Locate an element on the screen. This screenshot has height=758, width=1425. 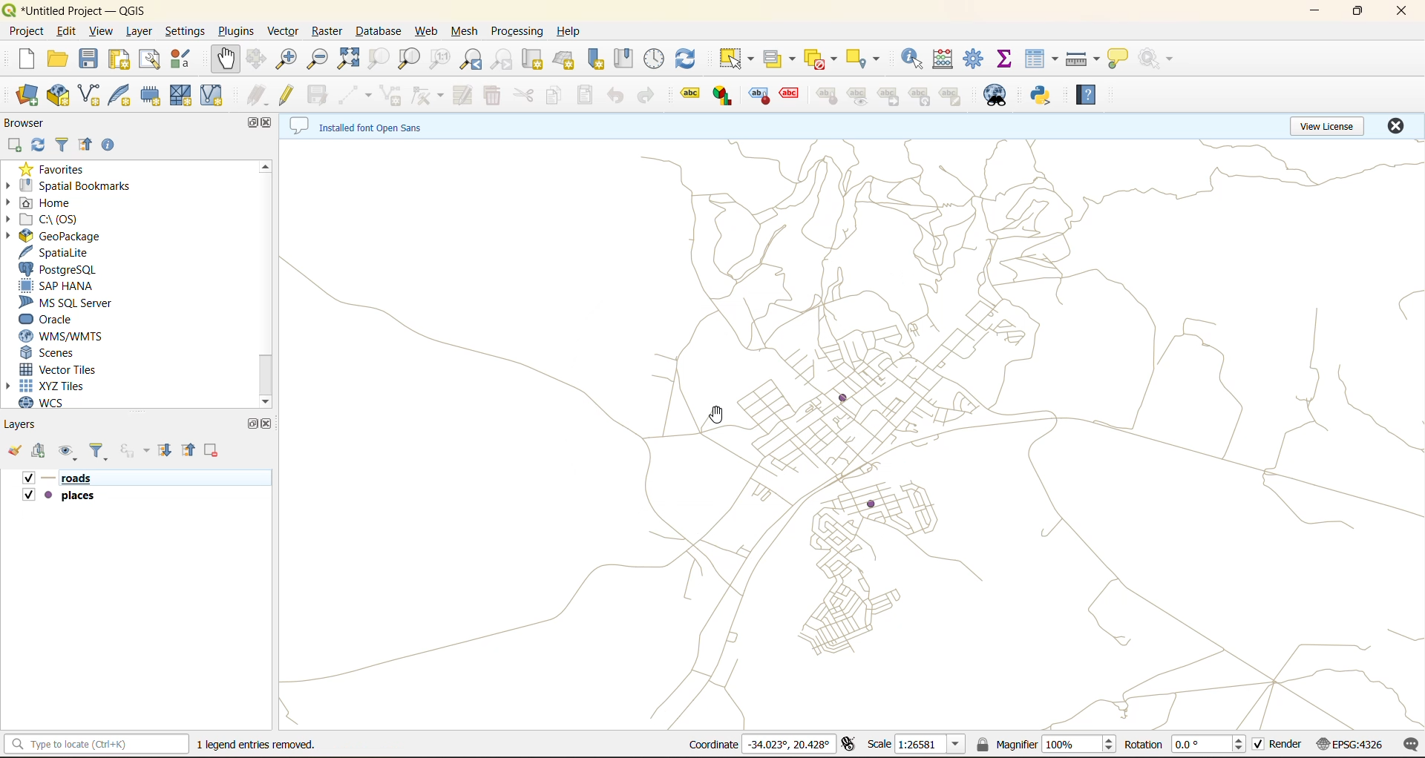
layer is located at coordinates (139, 32).